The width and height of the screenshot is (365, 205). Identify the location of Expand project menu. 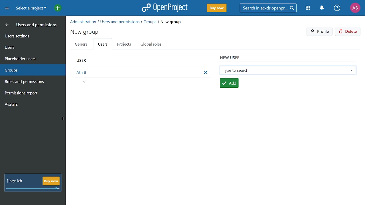
(7, 8).